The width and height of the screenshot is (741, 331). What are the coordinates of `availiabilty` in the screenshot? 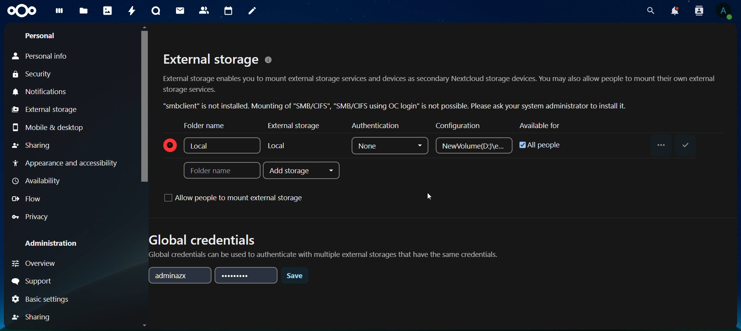 It's located at (39, 181).